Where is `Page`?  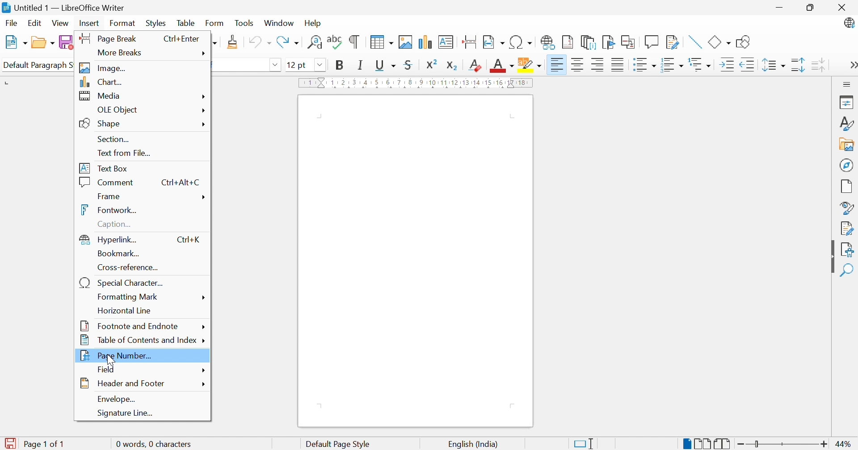 Page is located at coordinates (847, 187).